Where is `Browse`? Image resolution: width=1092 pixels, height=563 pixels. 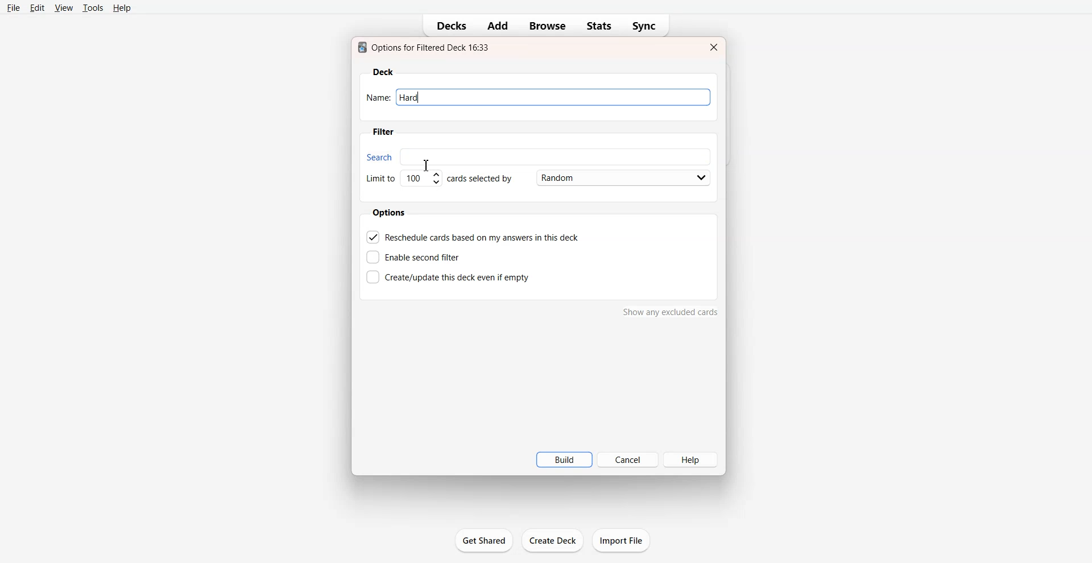 Browse is located at coordinates (548, 26).